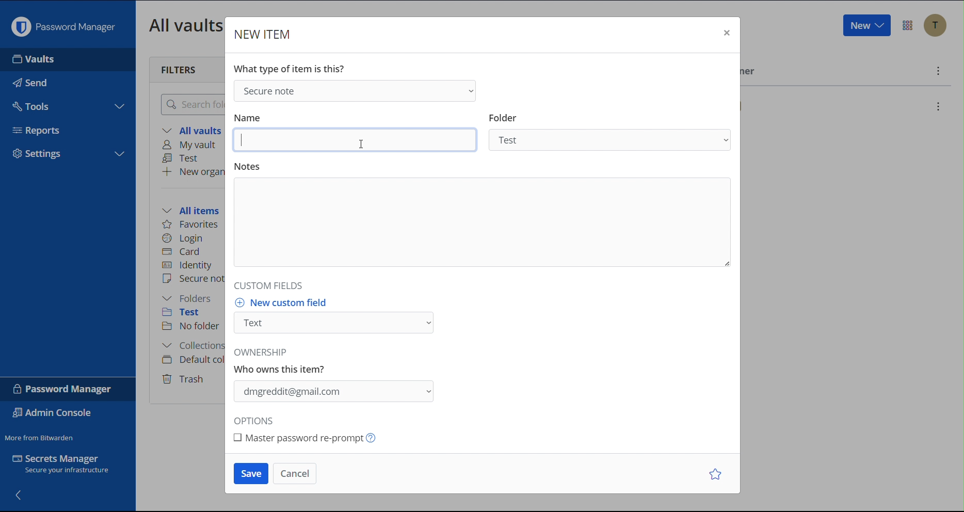 The image size is (964, 512). Describe the element at coordinates (357, 133) in the screenshot. I see `Name` at that location.